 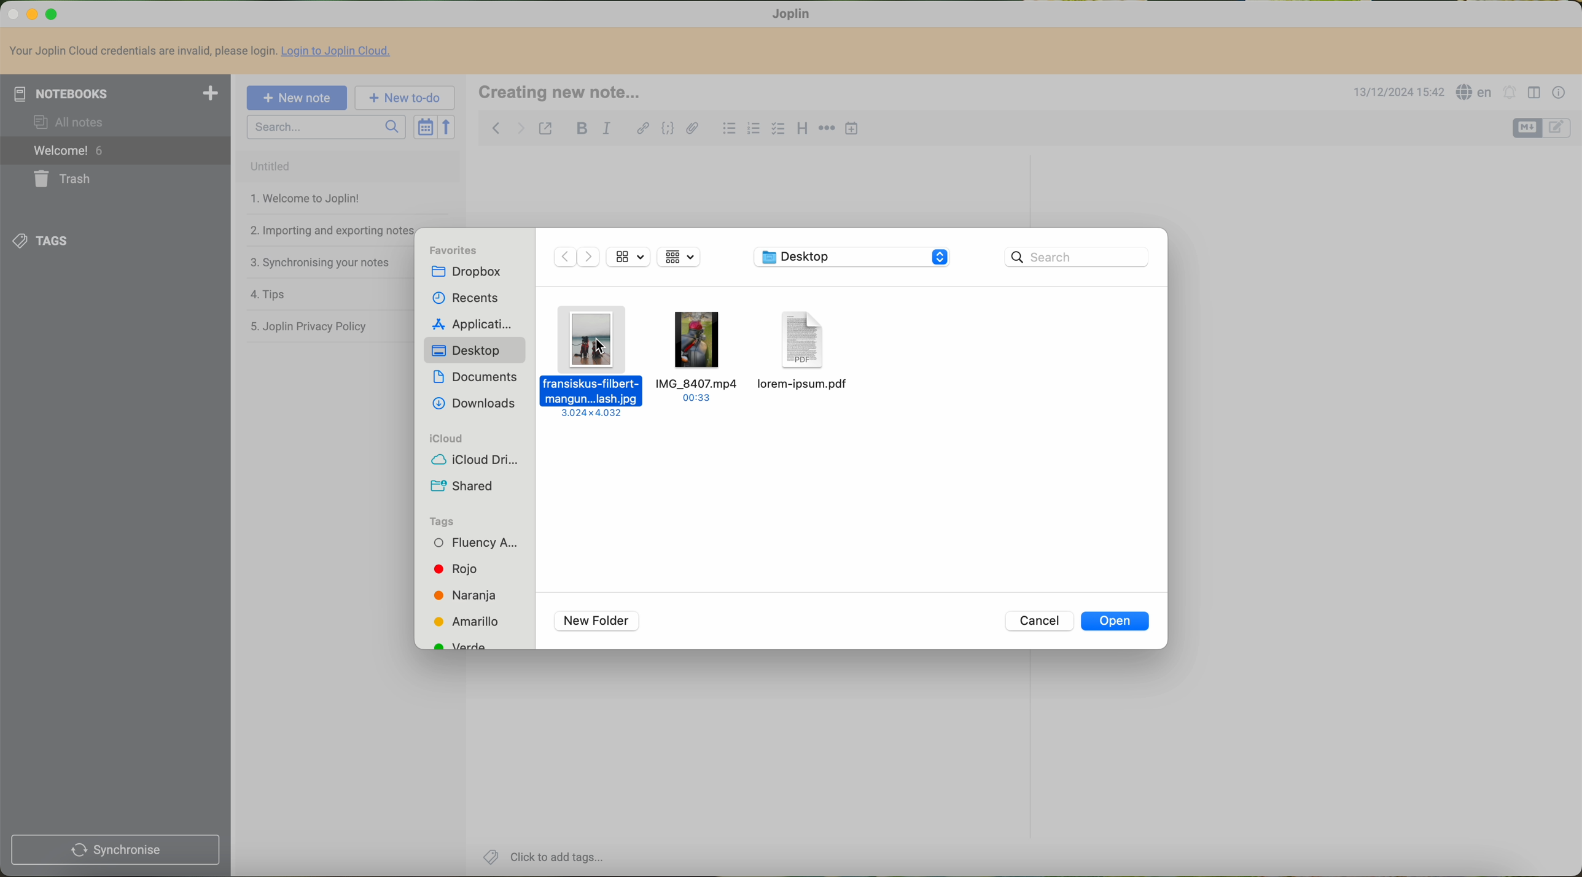 I want to click on trash, so click(x=60, y=180).